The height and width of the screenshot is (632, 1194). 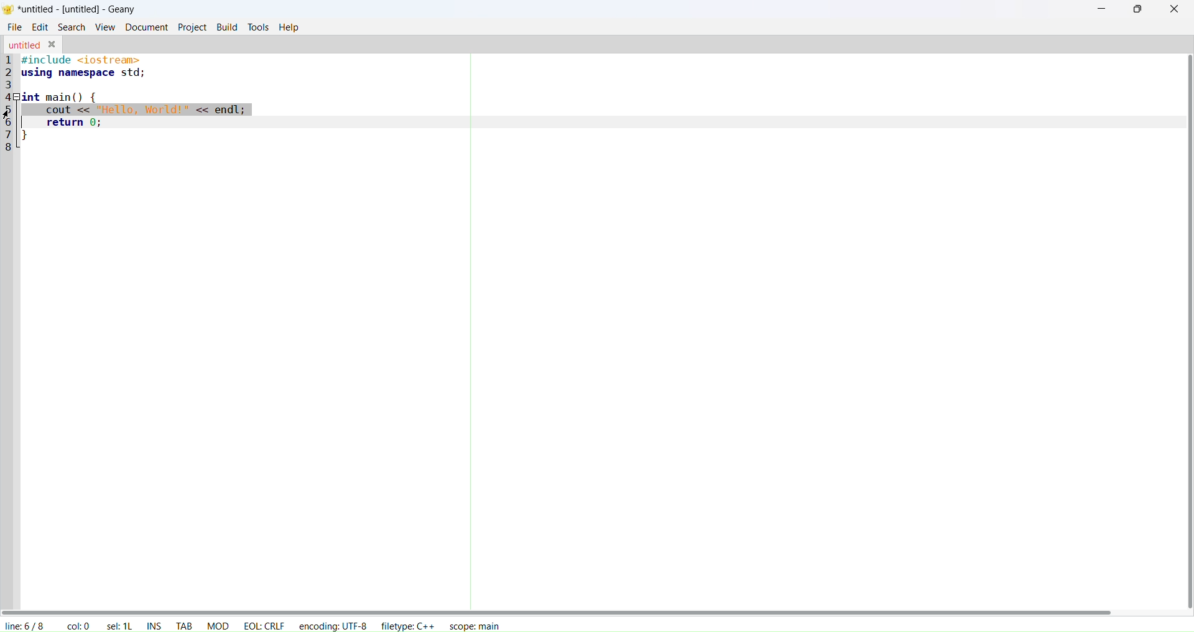 What do you see at coordinates (557, 608) in the screenshot?
I see `horizonal scroll bar` at bounding box center [557, 608].